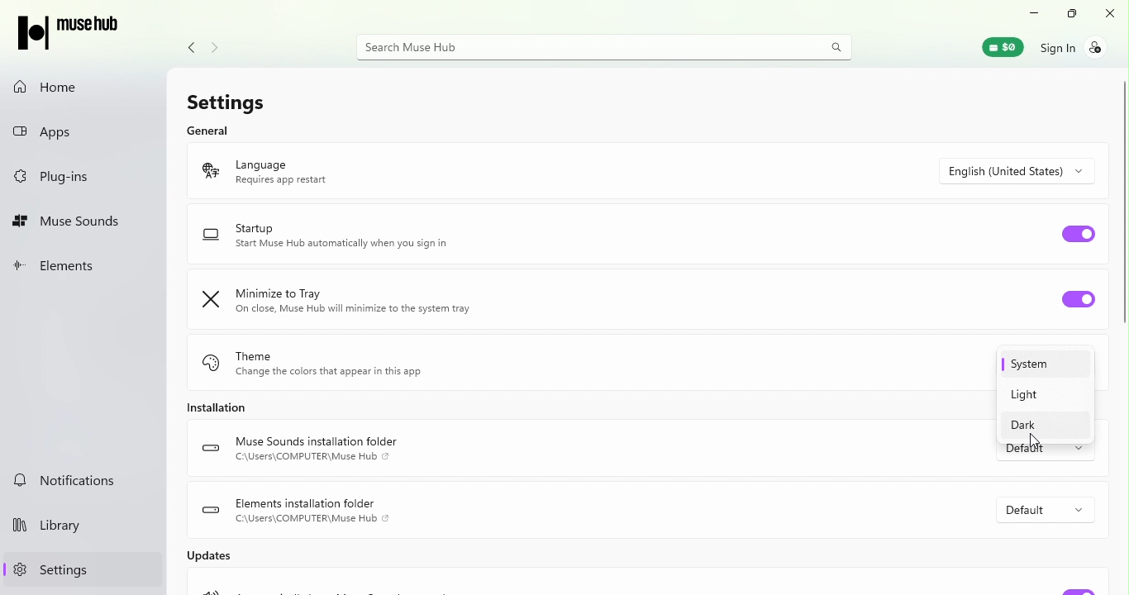  I want to click on Settings, so click(55, 569).